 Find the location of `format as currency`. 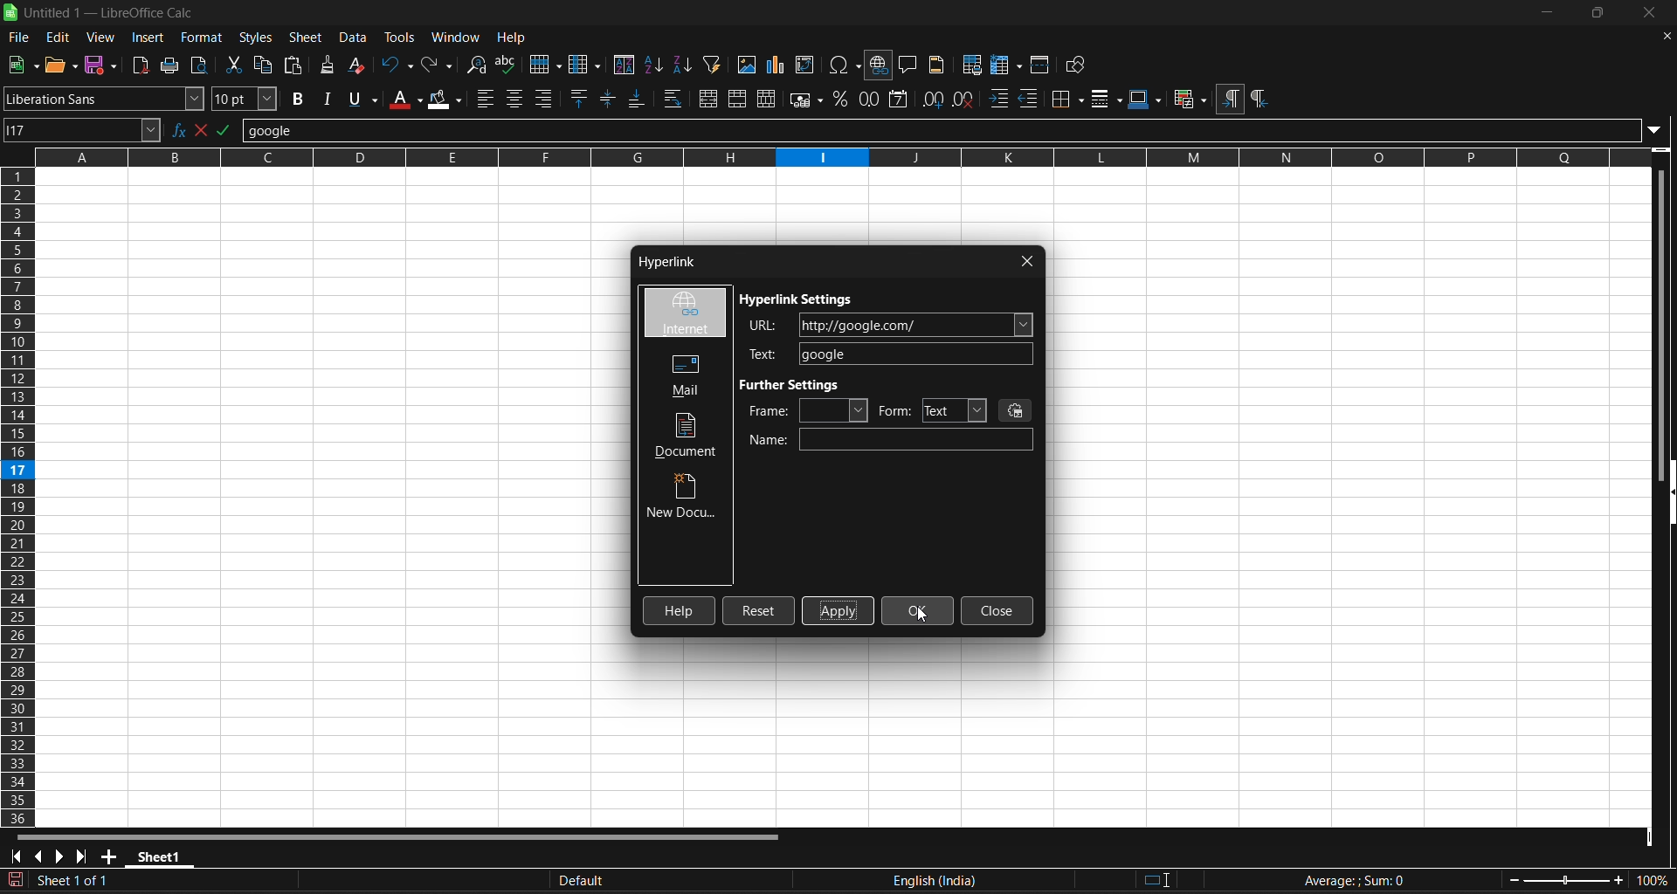

format as currency is located at coordinates (804, 99).